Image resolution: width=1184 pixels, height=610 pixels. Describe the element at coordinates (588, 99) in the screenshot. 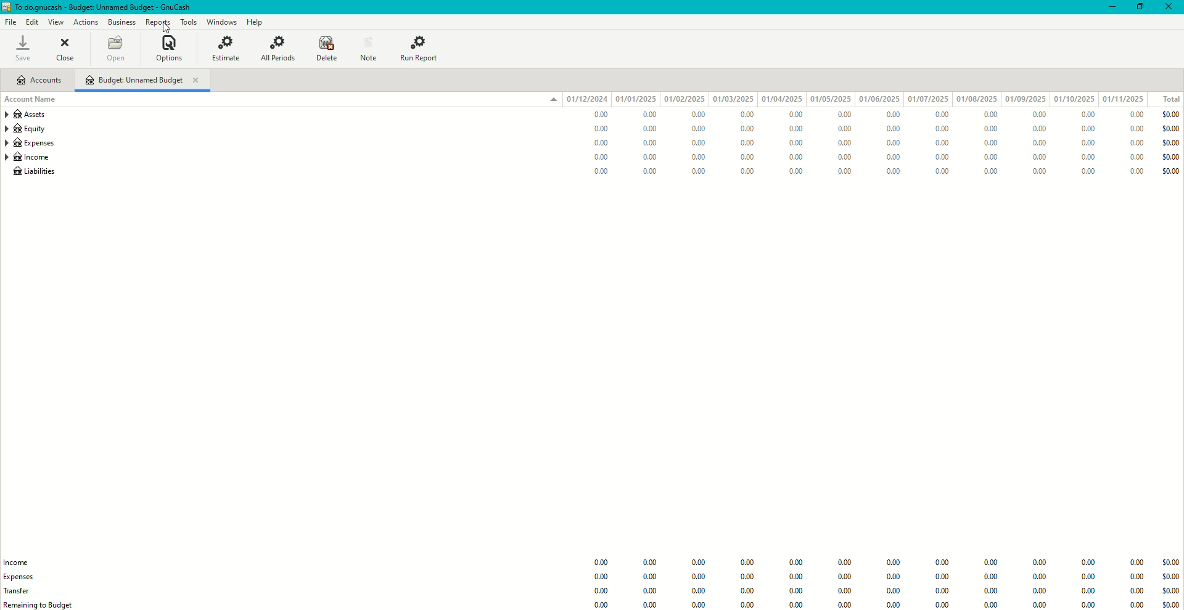

I see `01/12/024` at that location.